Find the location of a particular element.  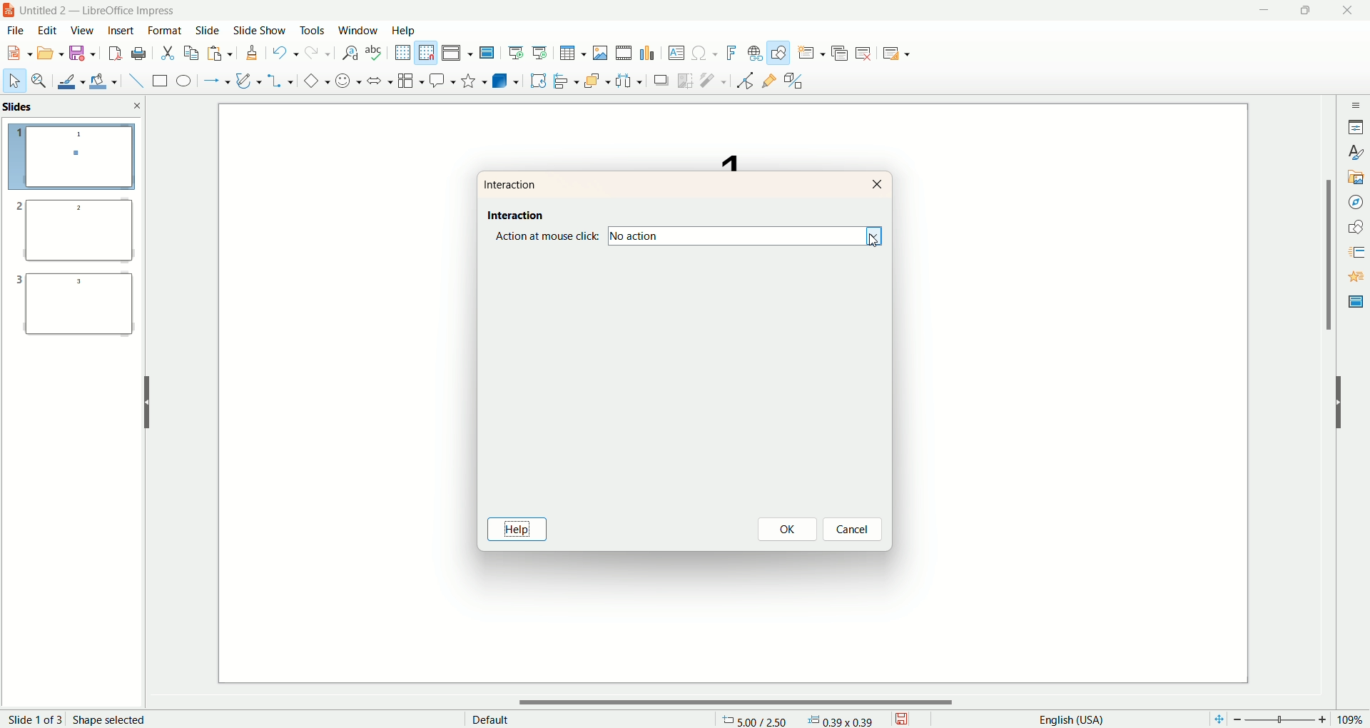

horizontal scroll bar is located at coordinates (741, 703).